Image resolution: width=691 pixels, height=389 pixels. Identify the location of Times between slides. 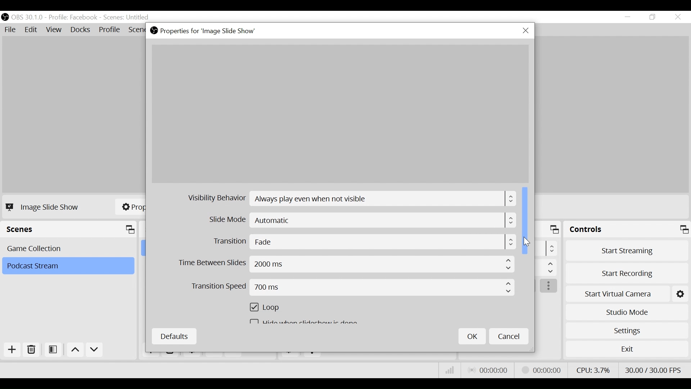
(347, 265).